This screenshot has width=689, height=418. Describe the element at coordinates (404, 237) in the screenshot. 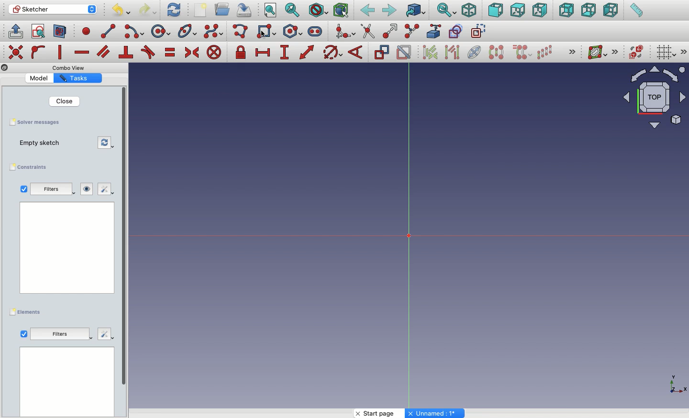

I see `Axis` at that location.